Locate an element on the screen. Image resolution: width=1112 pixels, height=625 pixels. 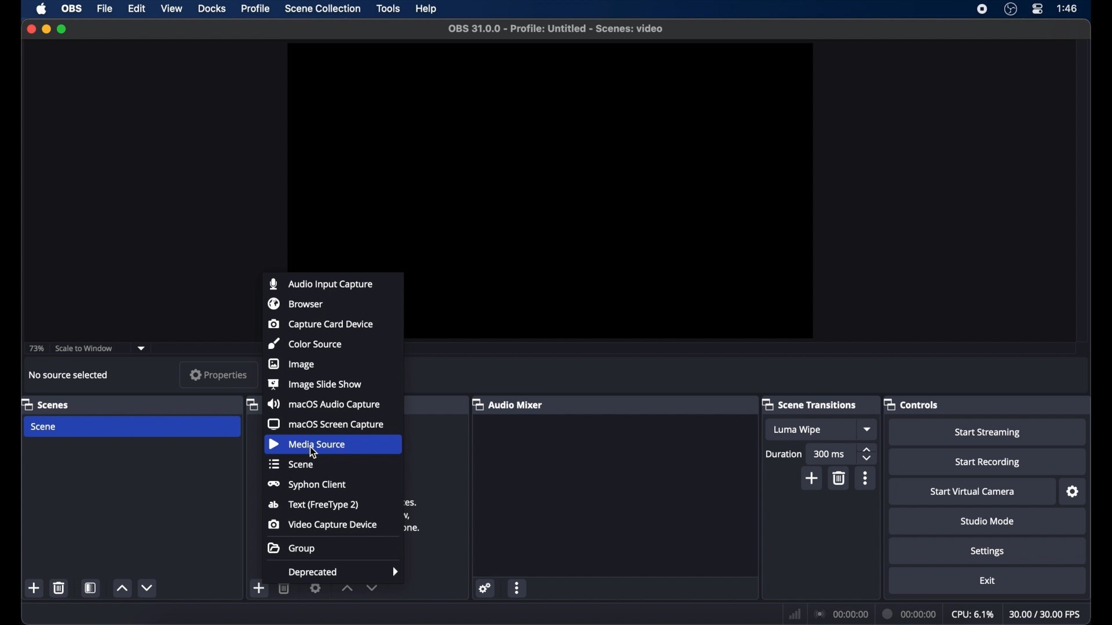
deprecated is located at coordinates (345, 572).